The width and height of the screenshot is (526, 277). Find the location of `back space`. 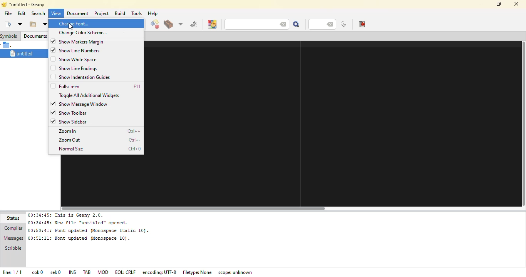

back space is located at coordinates (281, 23).